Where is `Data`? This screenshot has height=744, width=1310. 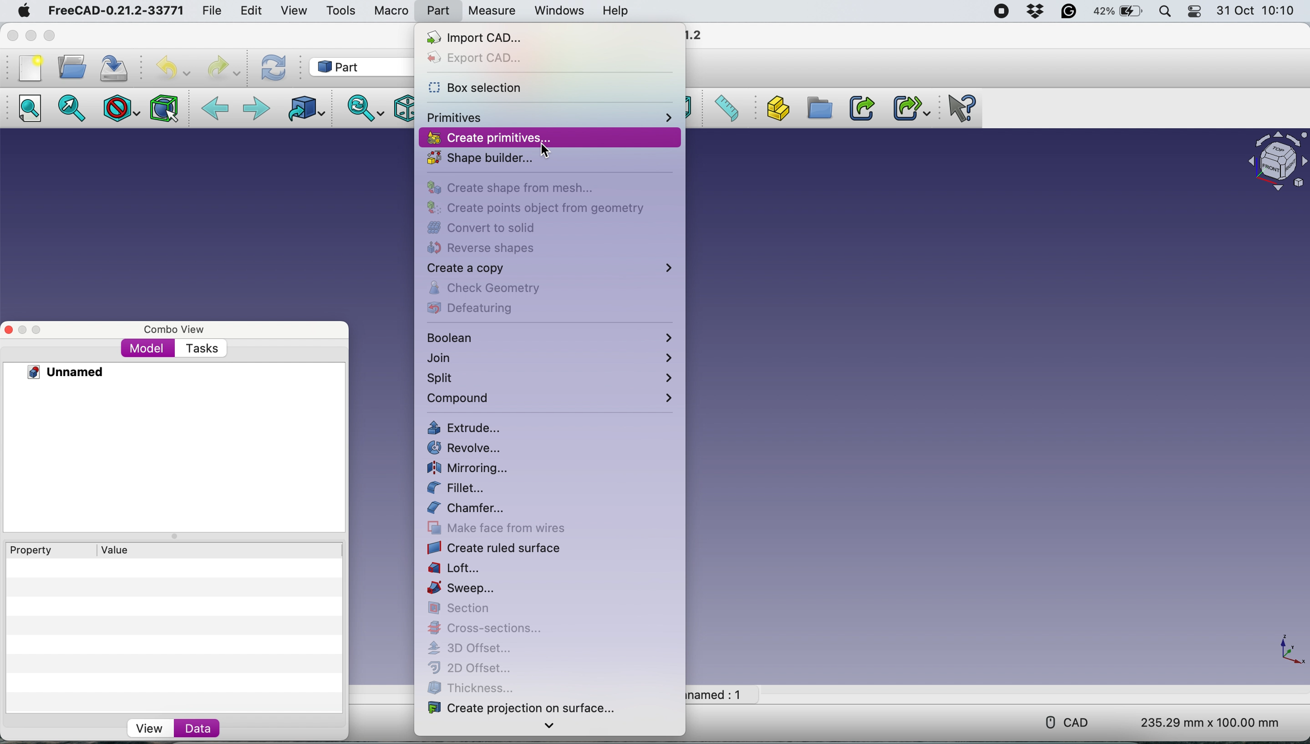
Data is located at coordinates (199, 727).